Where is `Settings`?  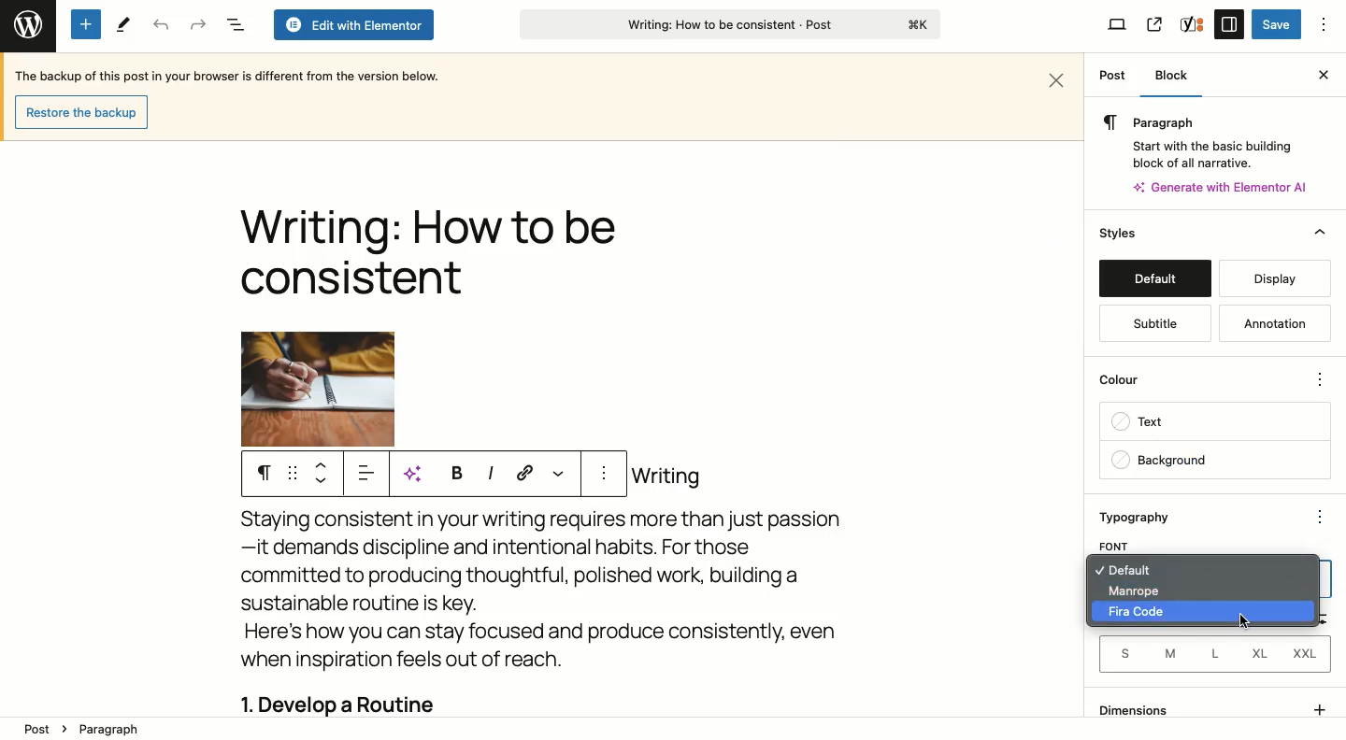 Settings is located at coordinates (1228, 23).